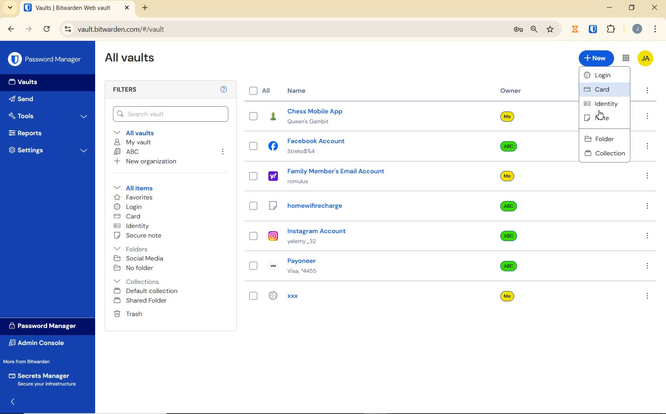 The image size is (666, 414). What do you see at coordinates (648, 236) in the screenshot?
I see `more options` at bounding box center [648, 236].